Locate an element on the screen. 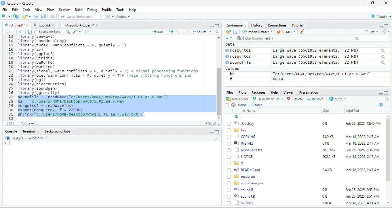  BD resources is located at coordinates (243, 176).